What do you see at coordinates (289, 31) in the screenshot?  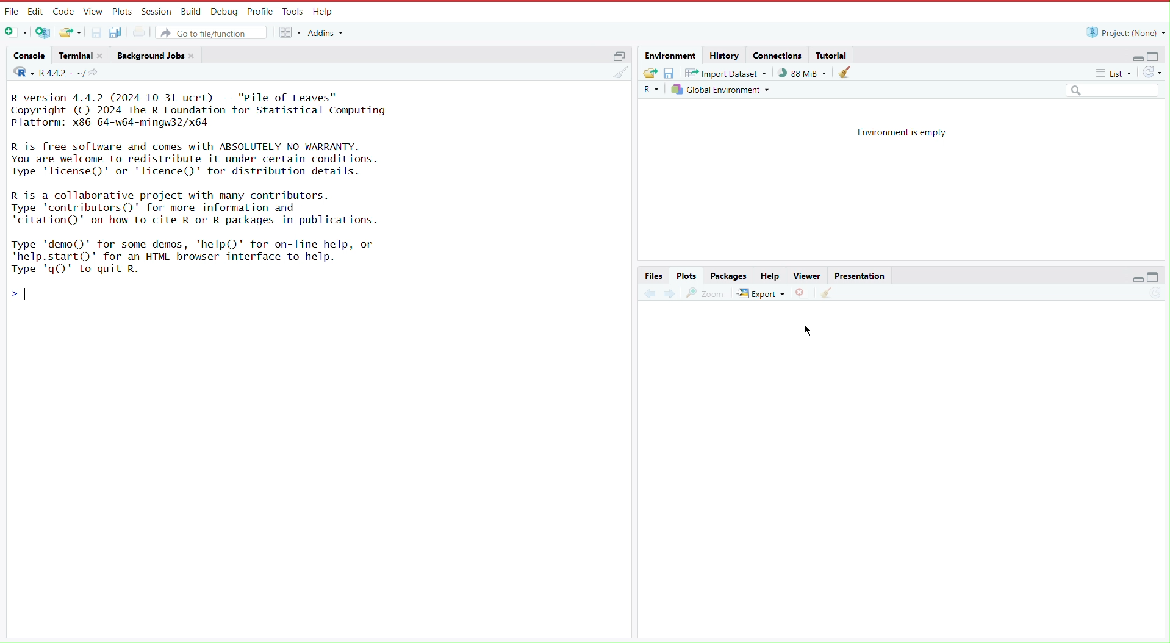 I see `Workspace panes` at bounding box center [289, 31].